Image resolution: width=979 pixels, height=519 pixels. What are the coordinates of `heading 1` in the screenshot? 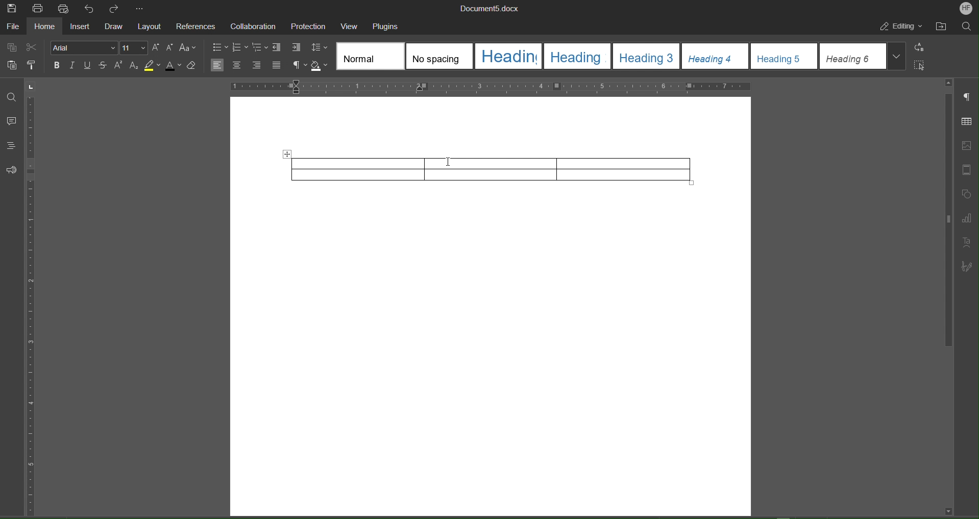 It's located at (509, 56).